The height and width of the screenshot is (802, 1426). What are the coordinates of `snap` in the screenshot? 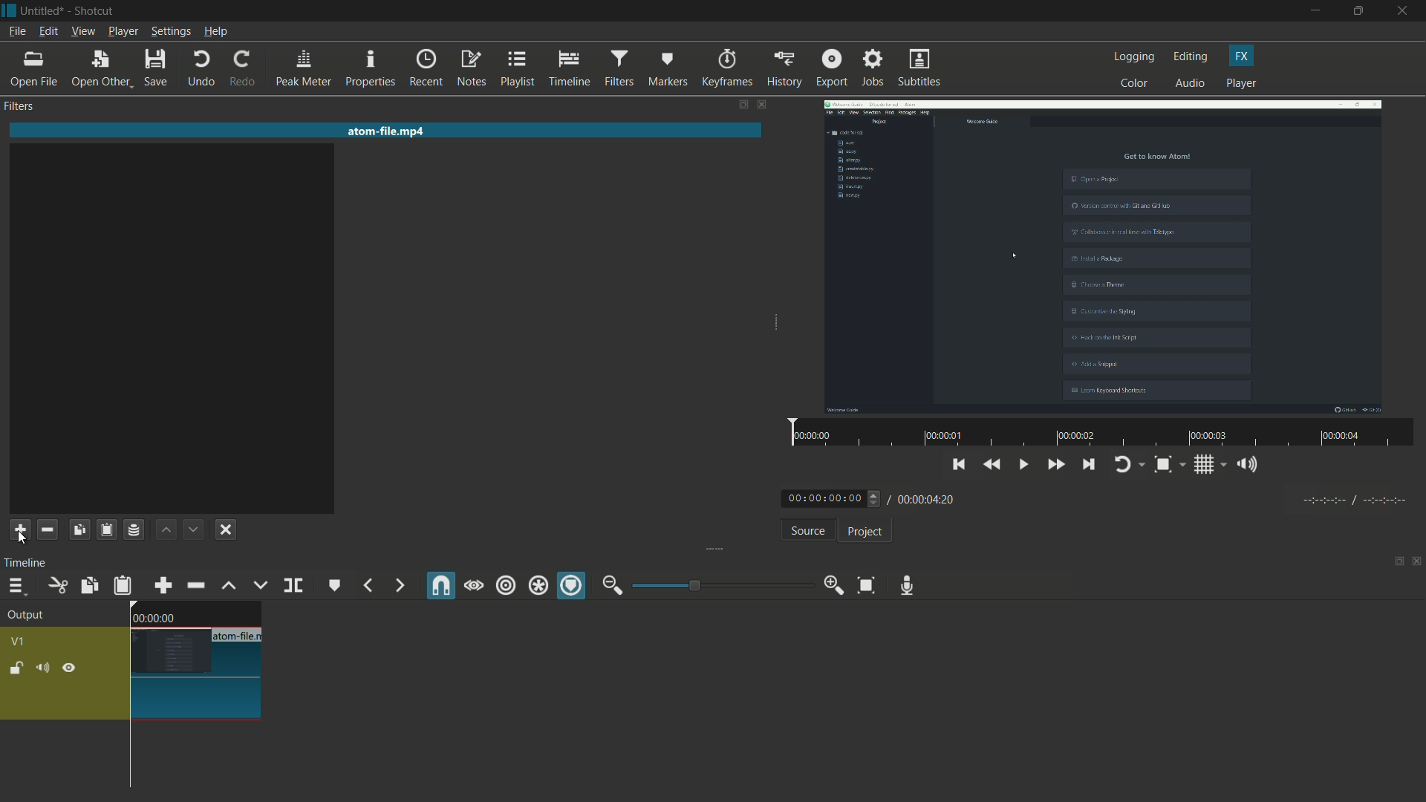 It's located at (442, 586).